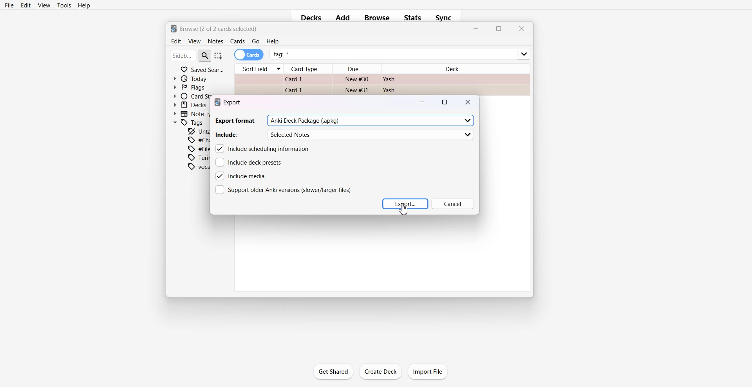  Describe the element at coordinates (309, 18) in the screenshot. I see `Decks` at that location.